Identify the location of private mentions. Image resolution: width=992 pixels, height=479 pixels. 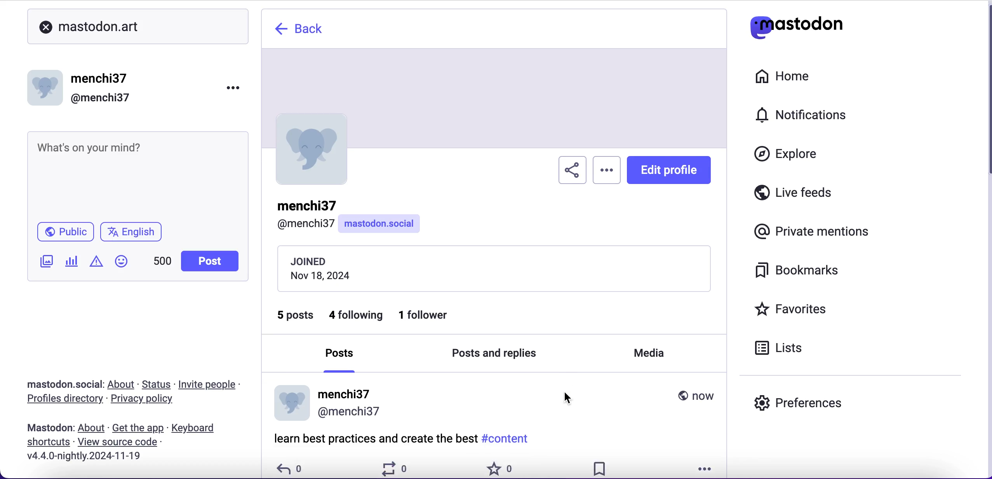
(809, 232).